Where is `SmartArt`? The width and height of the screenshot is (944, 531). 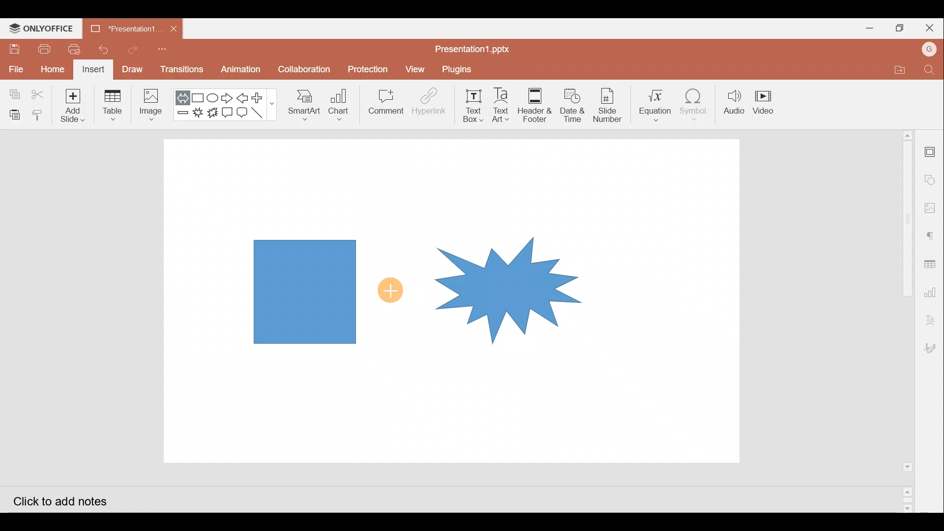
SmartArt is located at coordinates (304, 107).